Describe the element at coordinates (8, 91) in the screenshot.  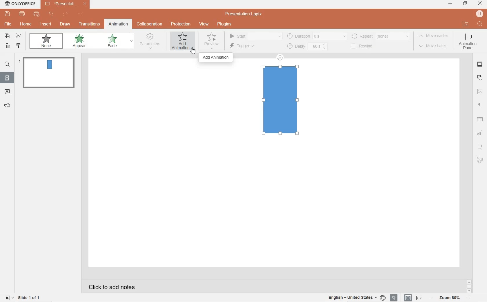
I see `comments` at that location.